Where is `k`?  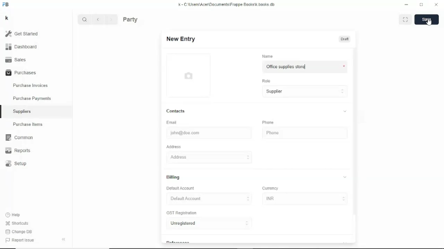 k is located at coordinates (7, 18).